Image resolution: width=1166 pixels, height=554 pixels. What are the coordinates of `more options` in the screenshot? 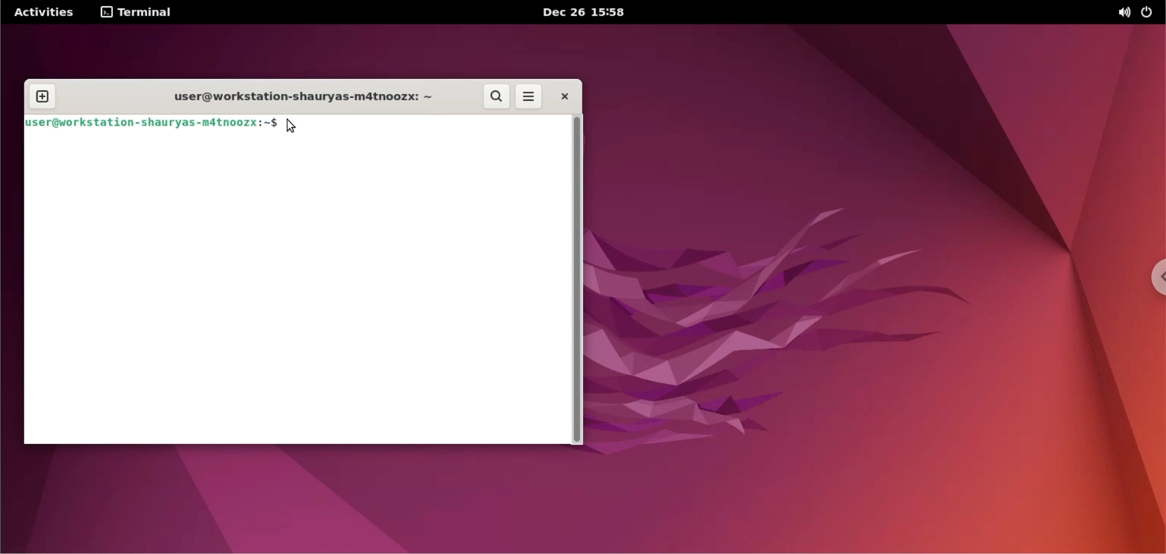 It's located at (527, 97).